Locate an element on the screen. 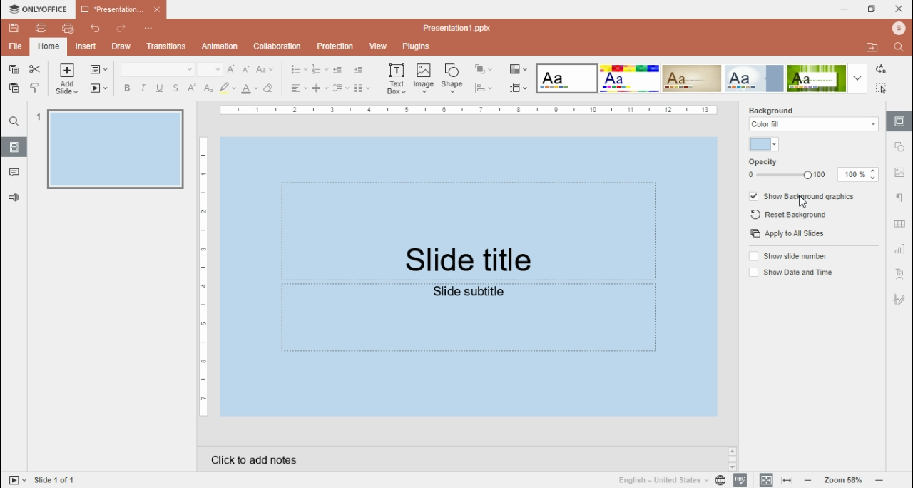 This screenshot has height=488, width=913. font size is located at coordinates (210, 69).